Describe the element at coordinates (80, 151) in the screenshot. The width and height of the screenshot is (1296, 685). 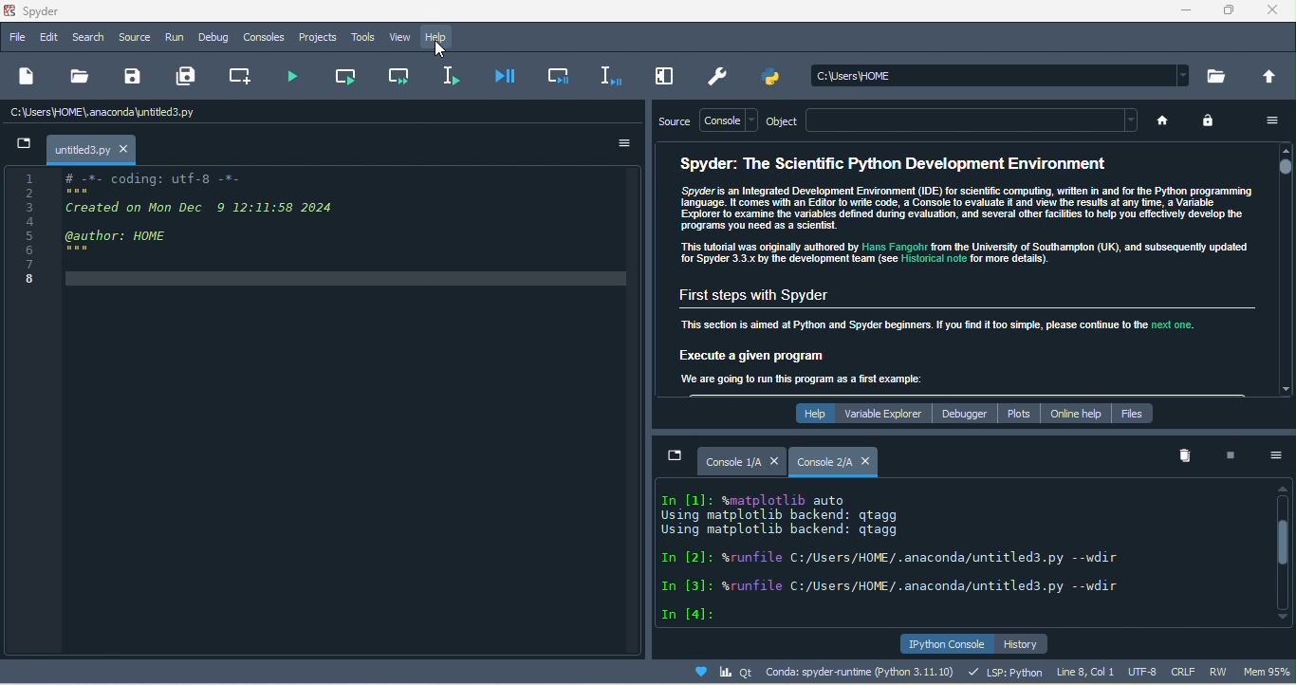
I see `untitled3.py` at that location.